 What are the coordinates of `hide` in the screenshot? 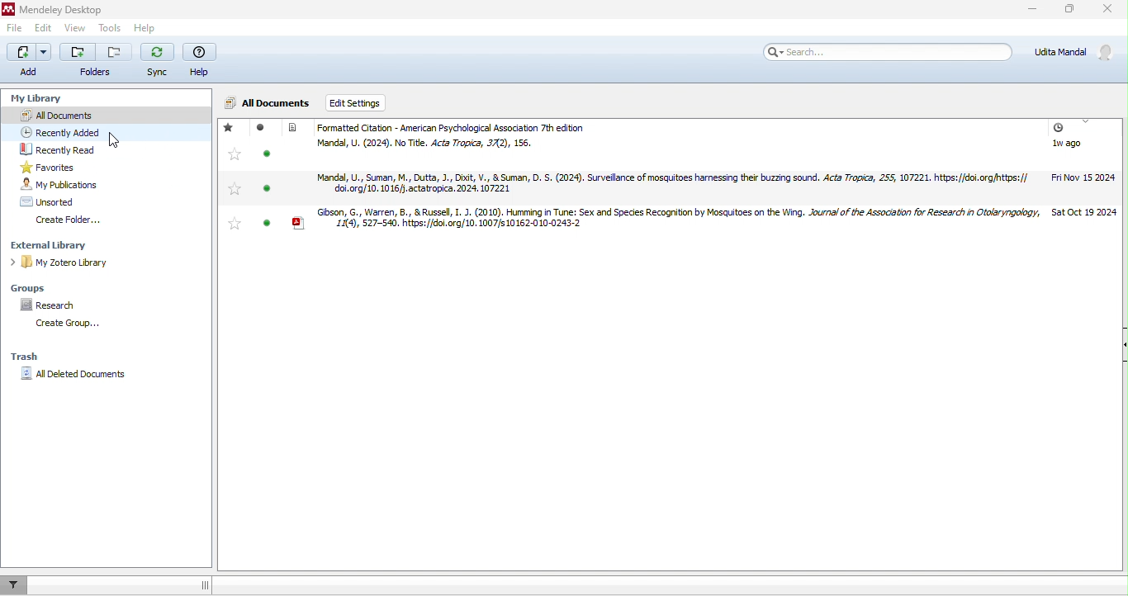 It's located at (1121, 346).